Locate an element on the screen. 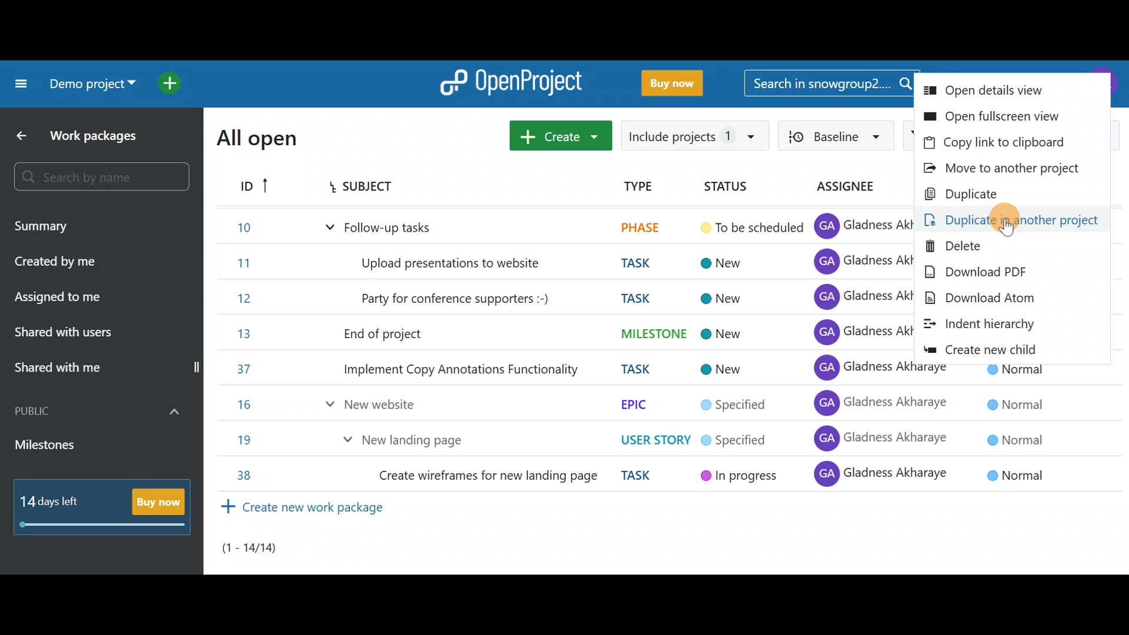 The height and width of the screenshot is (635, 1129). Delete is located at coordinates (1013, 247).